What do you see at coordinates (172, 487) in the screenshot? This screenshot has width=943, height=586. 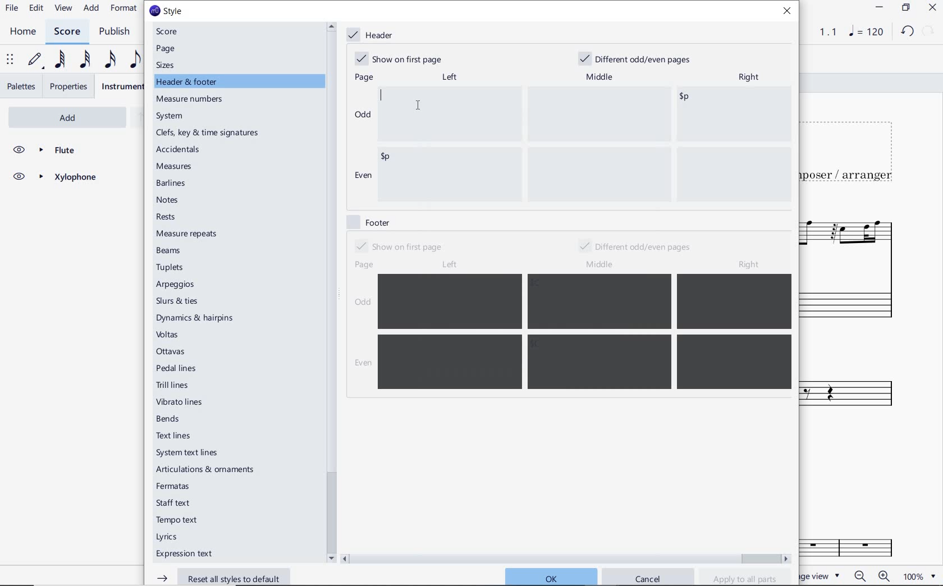 I see `fermatas` at bounding box center [172, 487].